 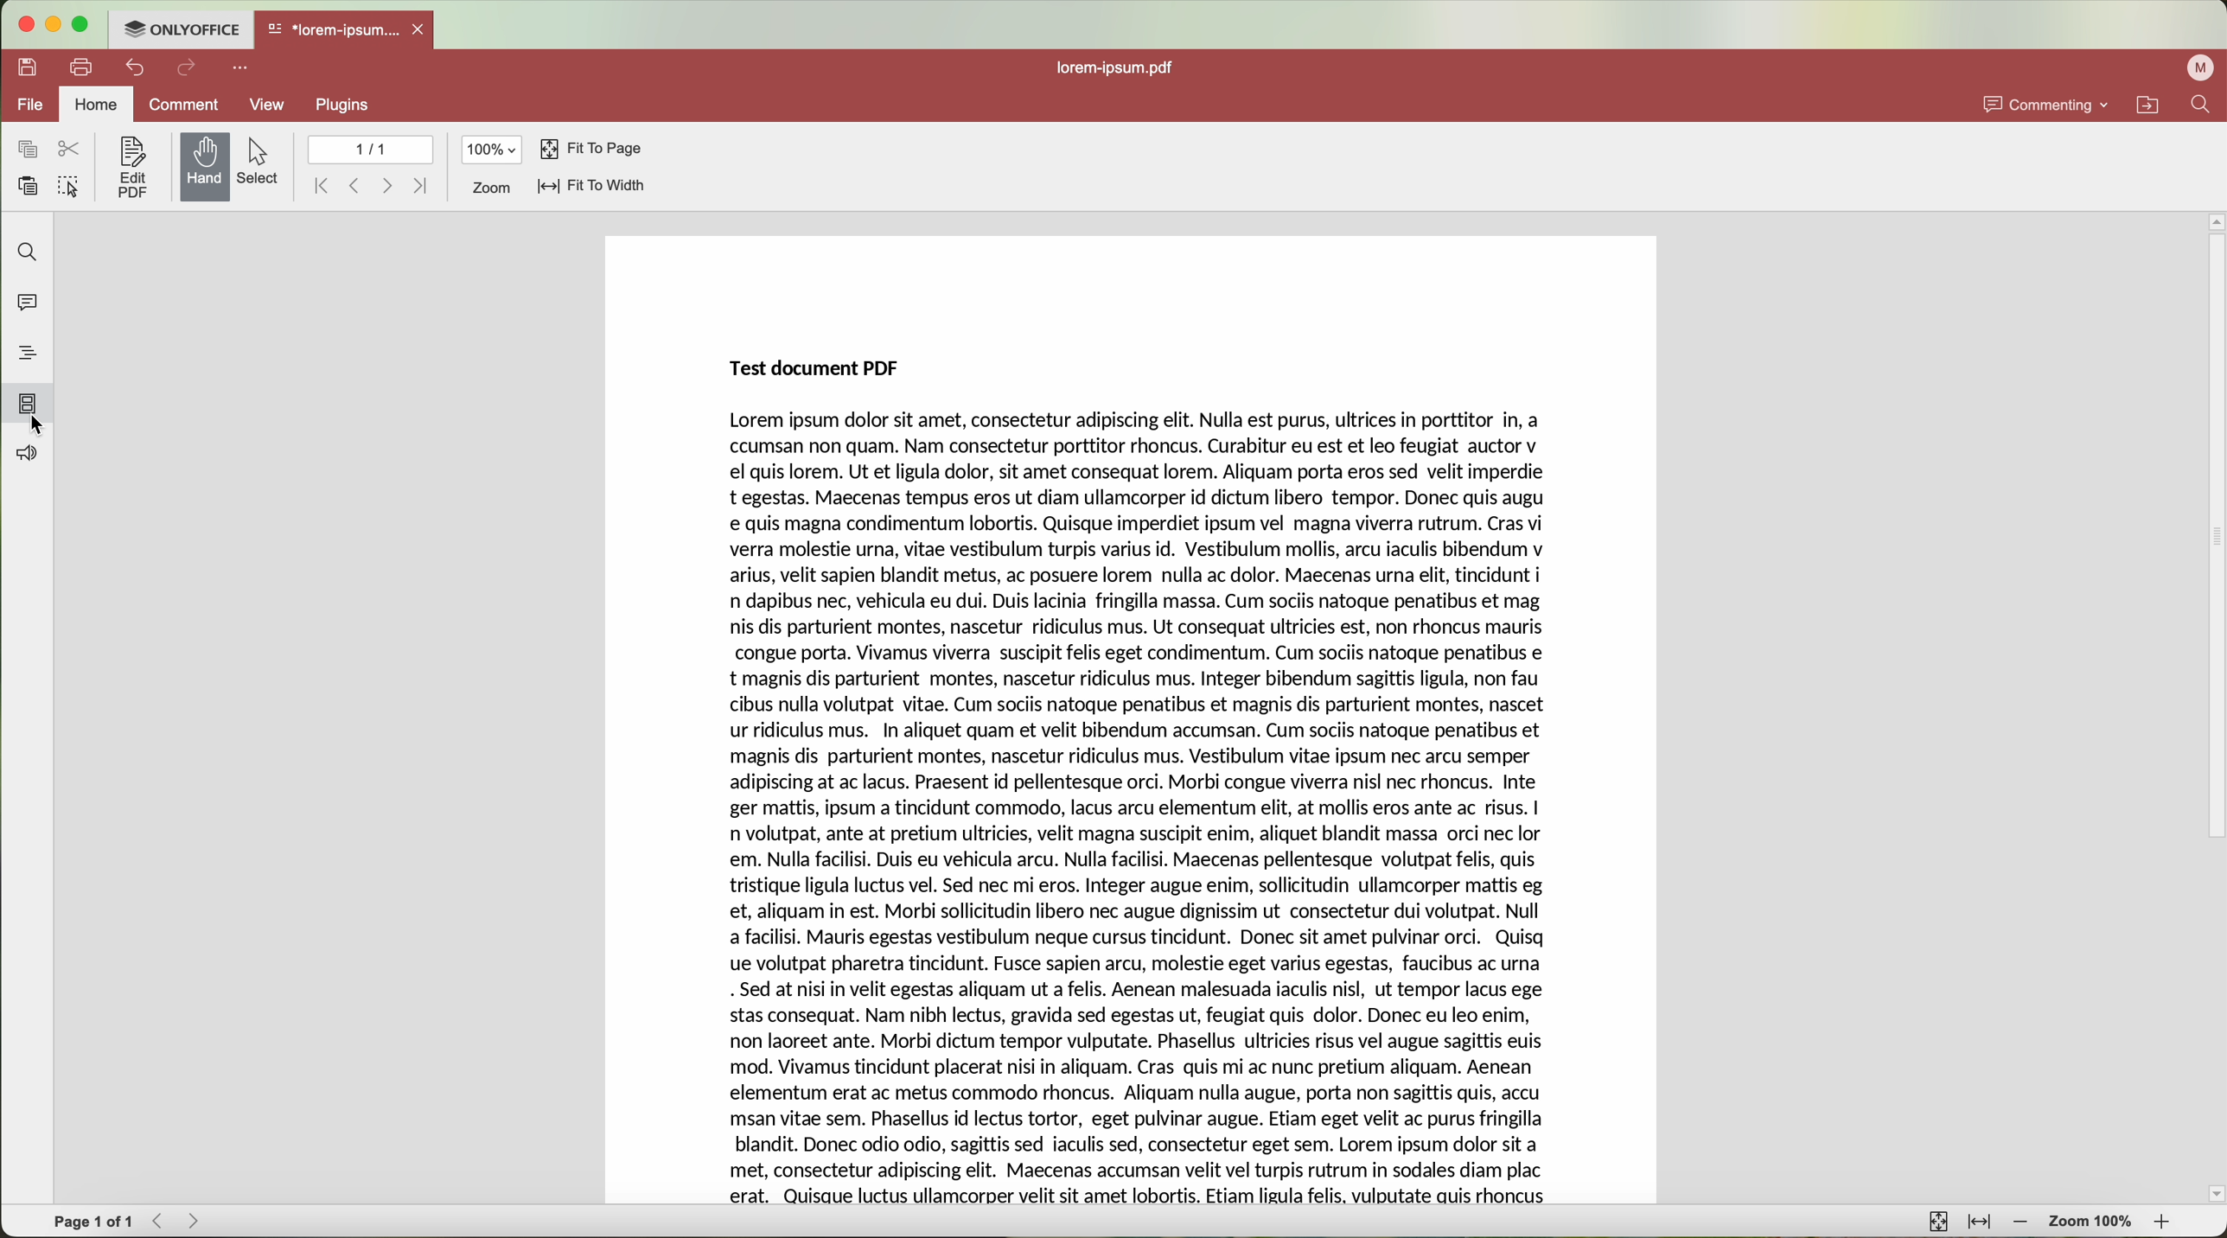 I want to click on Forward, so click(x=195, y=1221).